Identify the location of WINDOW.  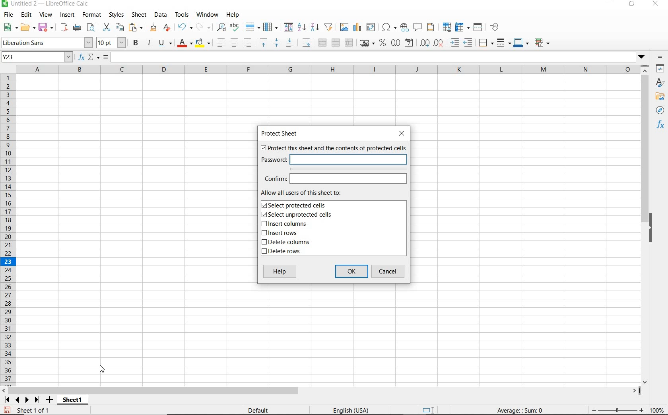
(207, 15).